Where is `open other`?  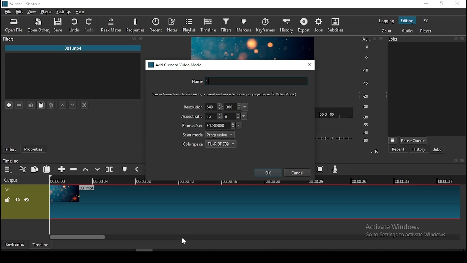 open other is located at coordinates (39, 26).